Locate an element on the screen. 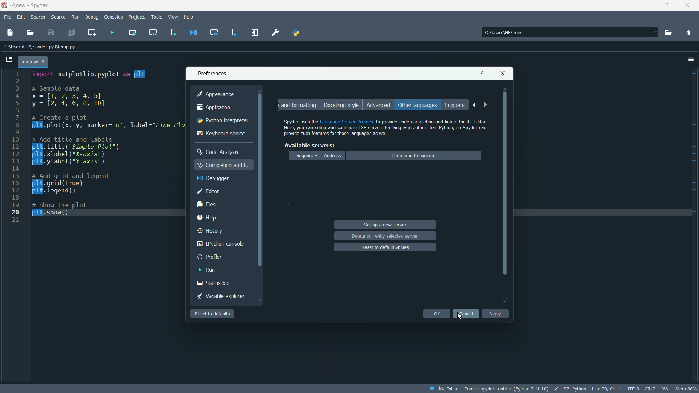  help is located at coordinates (481, 73).